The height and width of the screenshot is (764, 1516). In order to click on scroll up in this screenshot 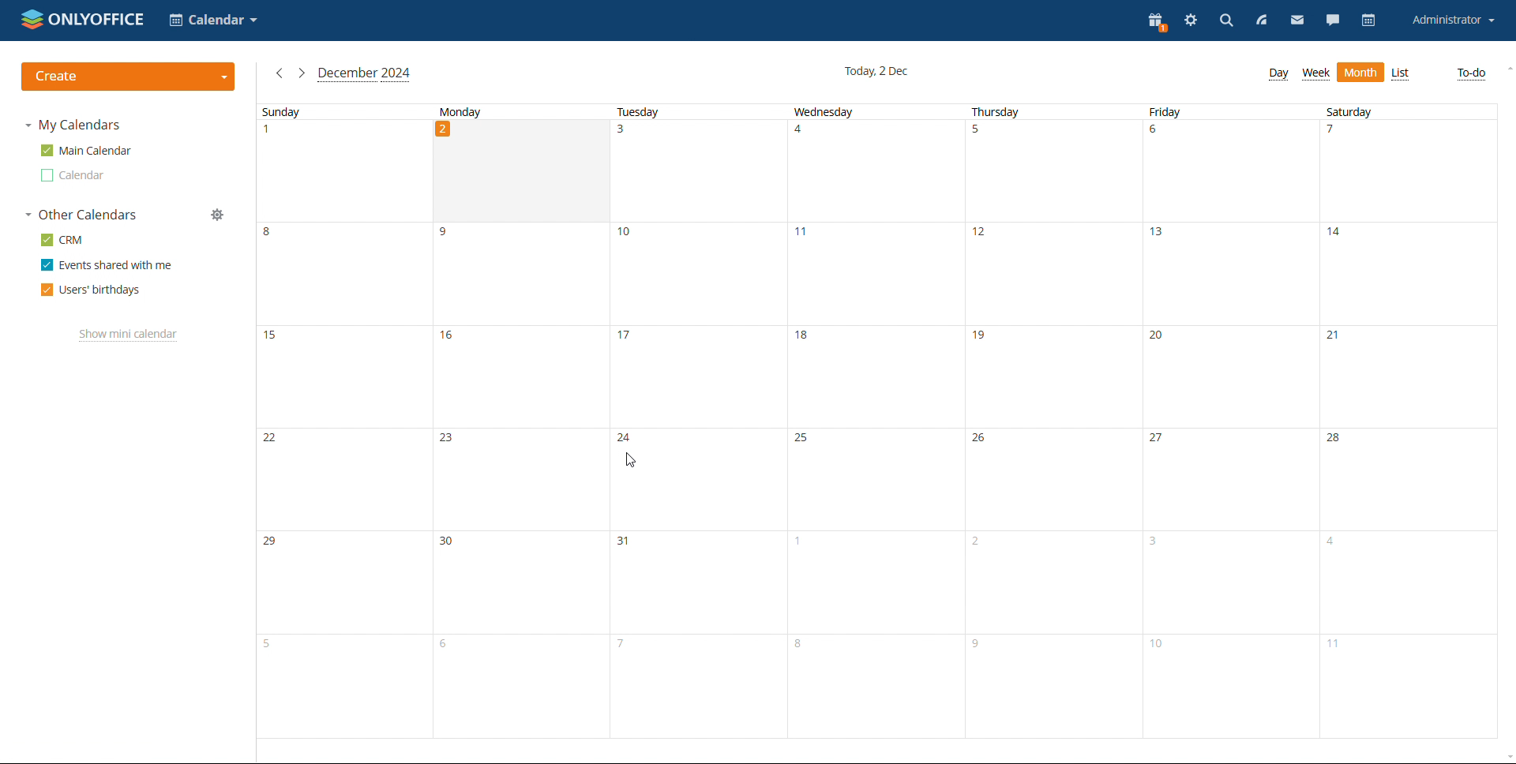, I will do `click(1507, 69)`.